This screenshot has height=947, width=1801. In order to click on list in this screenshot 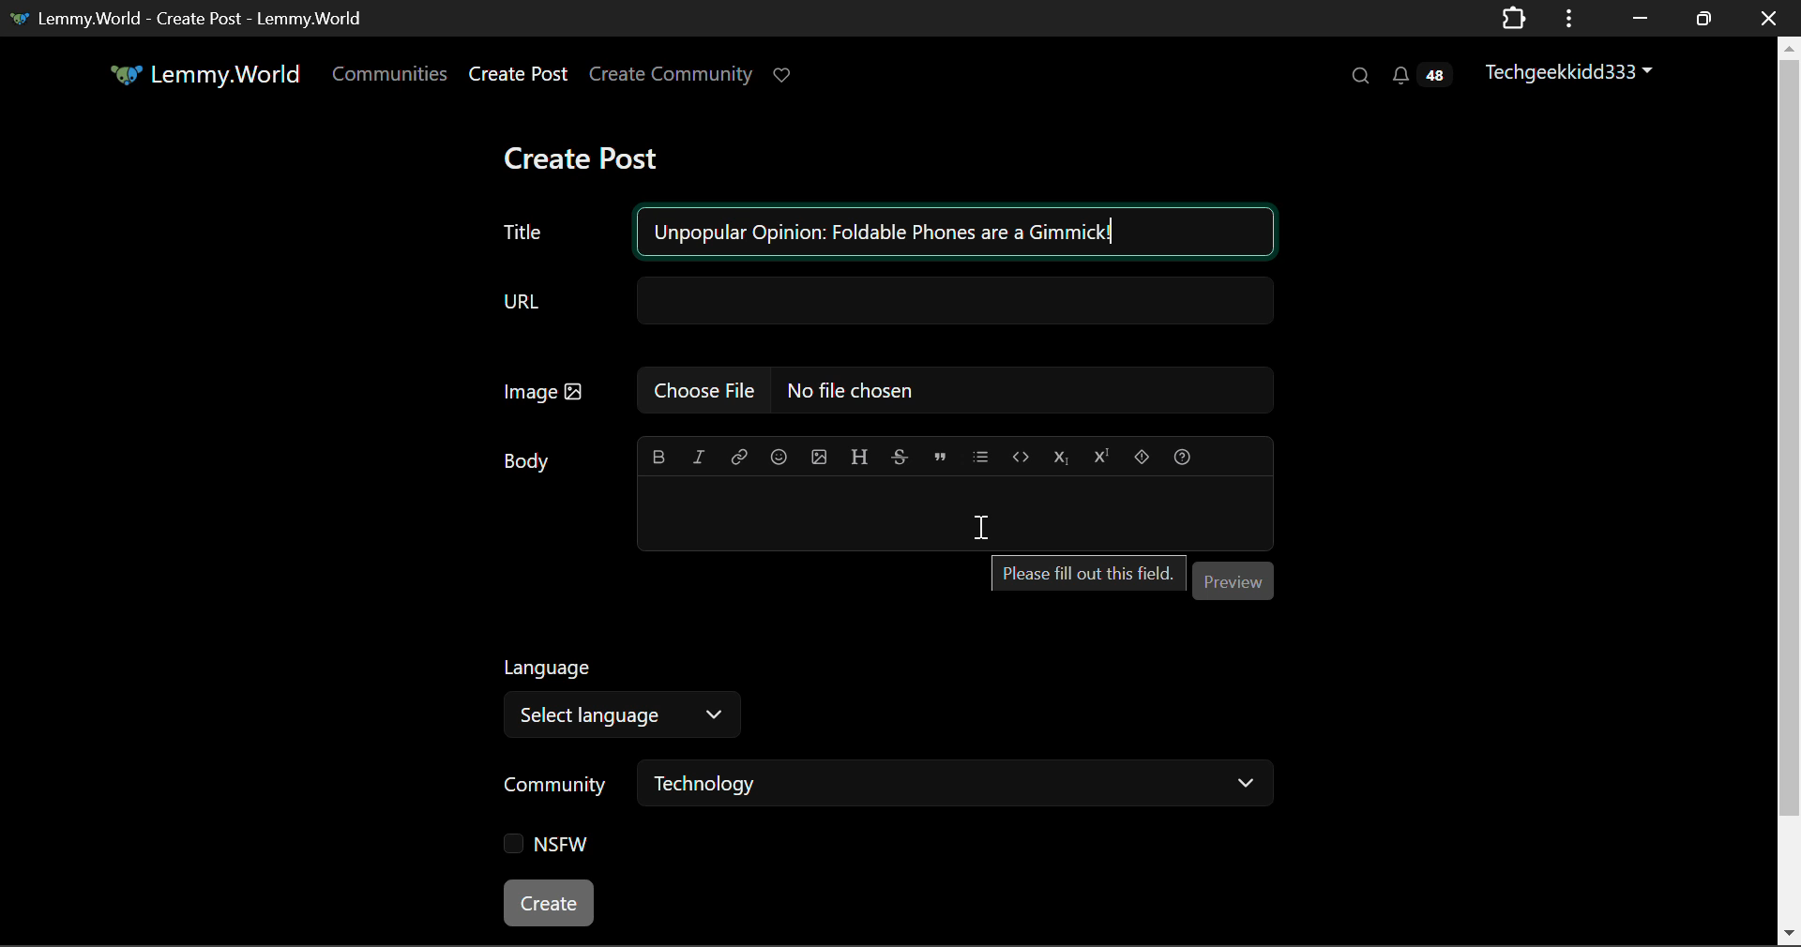, I will do `click(983, 454)`.